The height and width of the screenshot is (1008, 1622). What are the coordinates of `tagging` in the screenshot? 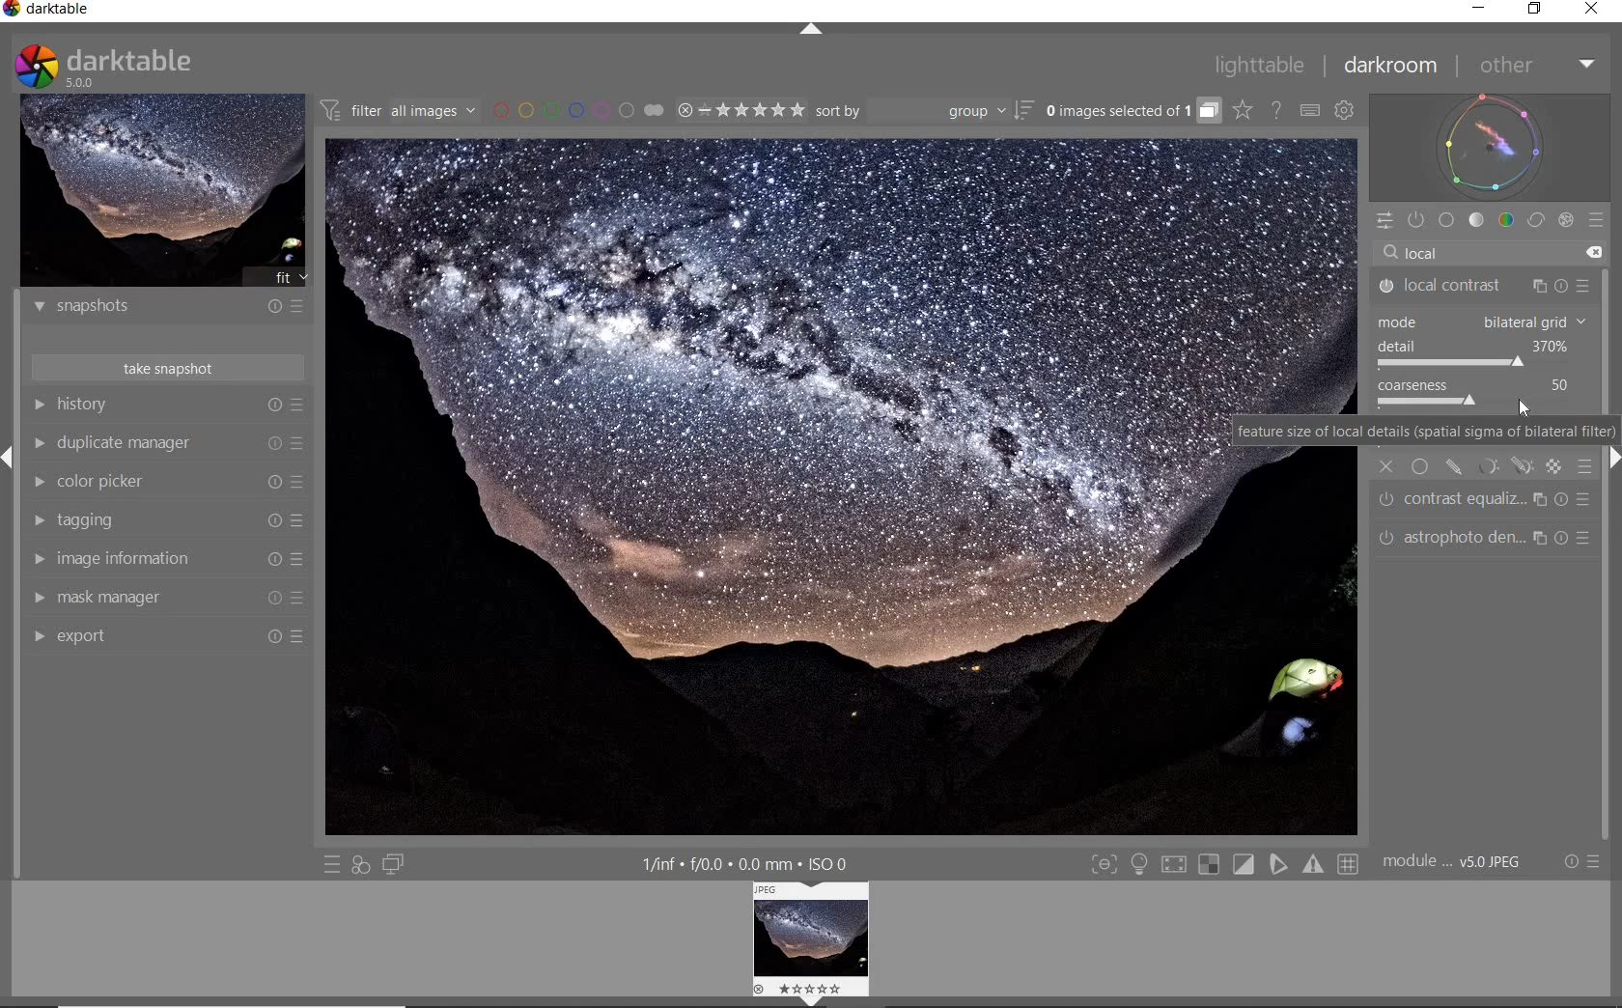 It's located at (99, 519).